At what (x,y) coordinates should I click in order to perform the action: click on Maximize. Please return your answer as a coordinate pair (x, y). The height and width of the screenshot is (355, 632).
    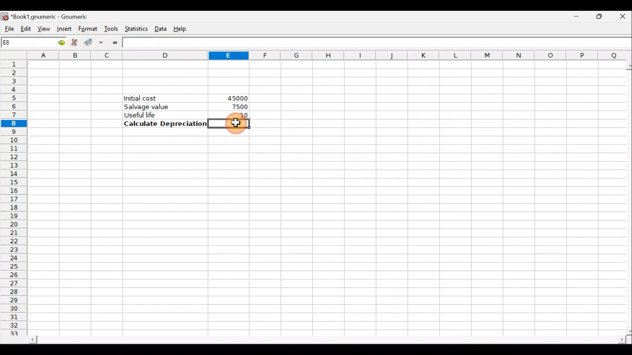
    Looking at the image, I should click on (596, 18).